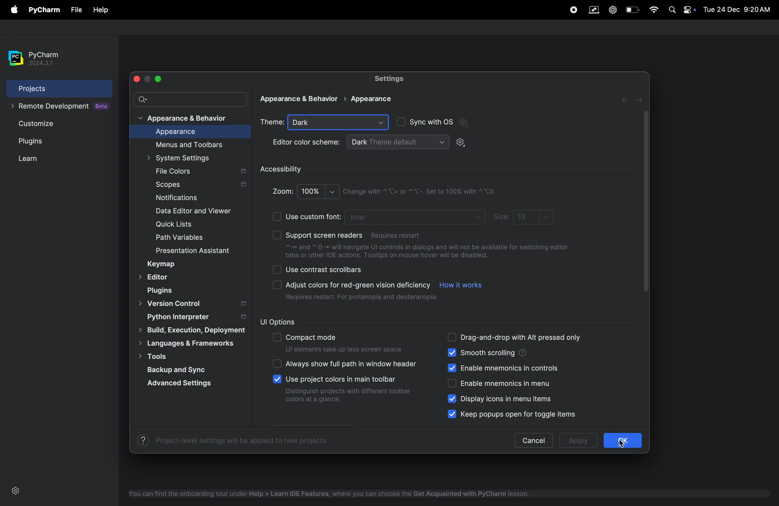 Image resolution: width=779 pixels, height=506 pixels. I want to click on chatgpt, so click(612, 10).